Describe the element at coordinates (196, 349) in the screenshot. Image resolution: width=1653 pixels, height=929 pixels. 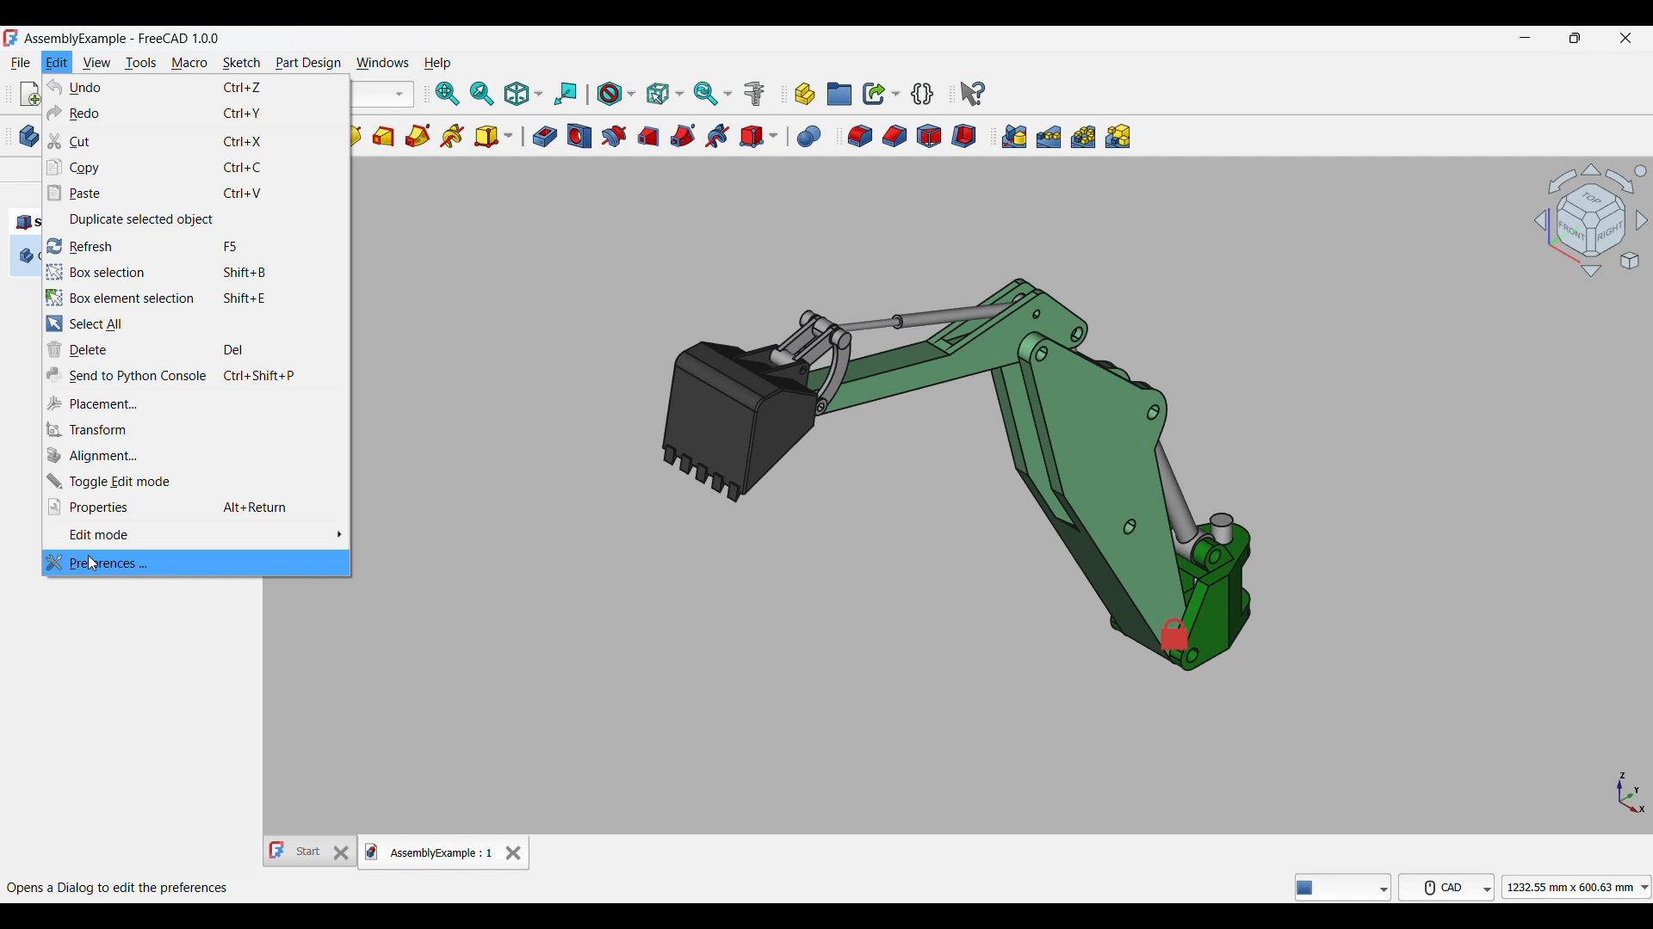
I see `Delete` at that location.